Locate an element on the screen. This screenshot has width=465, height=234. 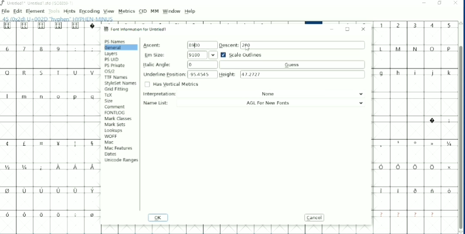
Has Vertical Metrics is located at coordinates (172, 84).